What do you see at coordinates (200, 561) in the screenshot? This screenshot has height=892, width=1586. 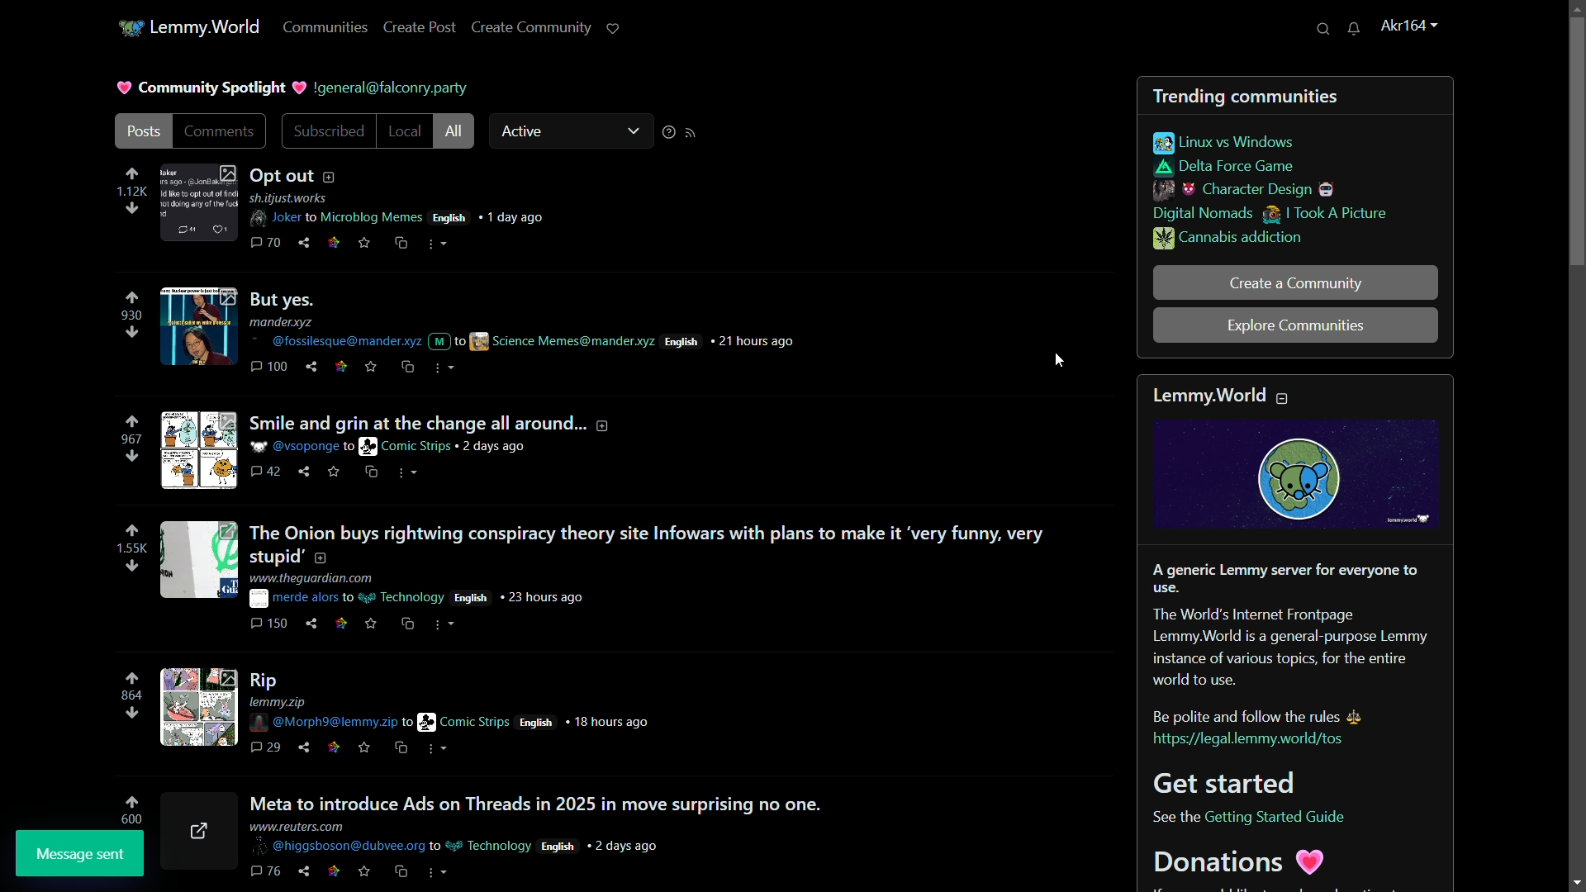 I see `image` at bounding box center [200, 561].